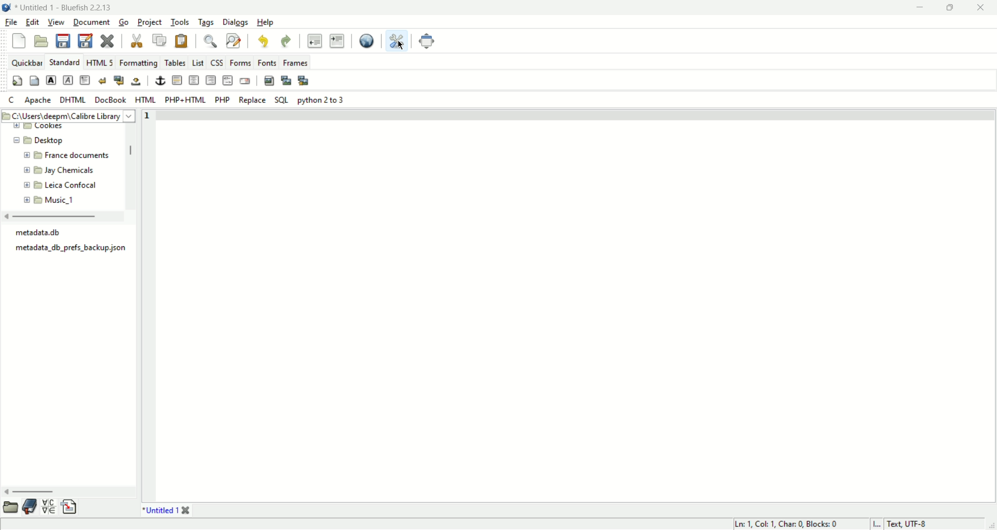 The image size is (997, 530). Describe the element at coordinates (52, 140) in the screenshot. I see `Desktop` at that location.